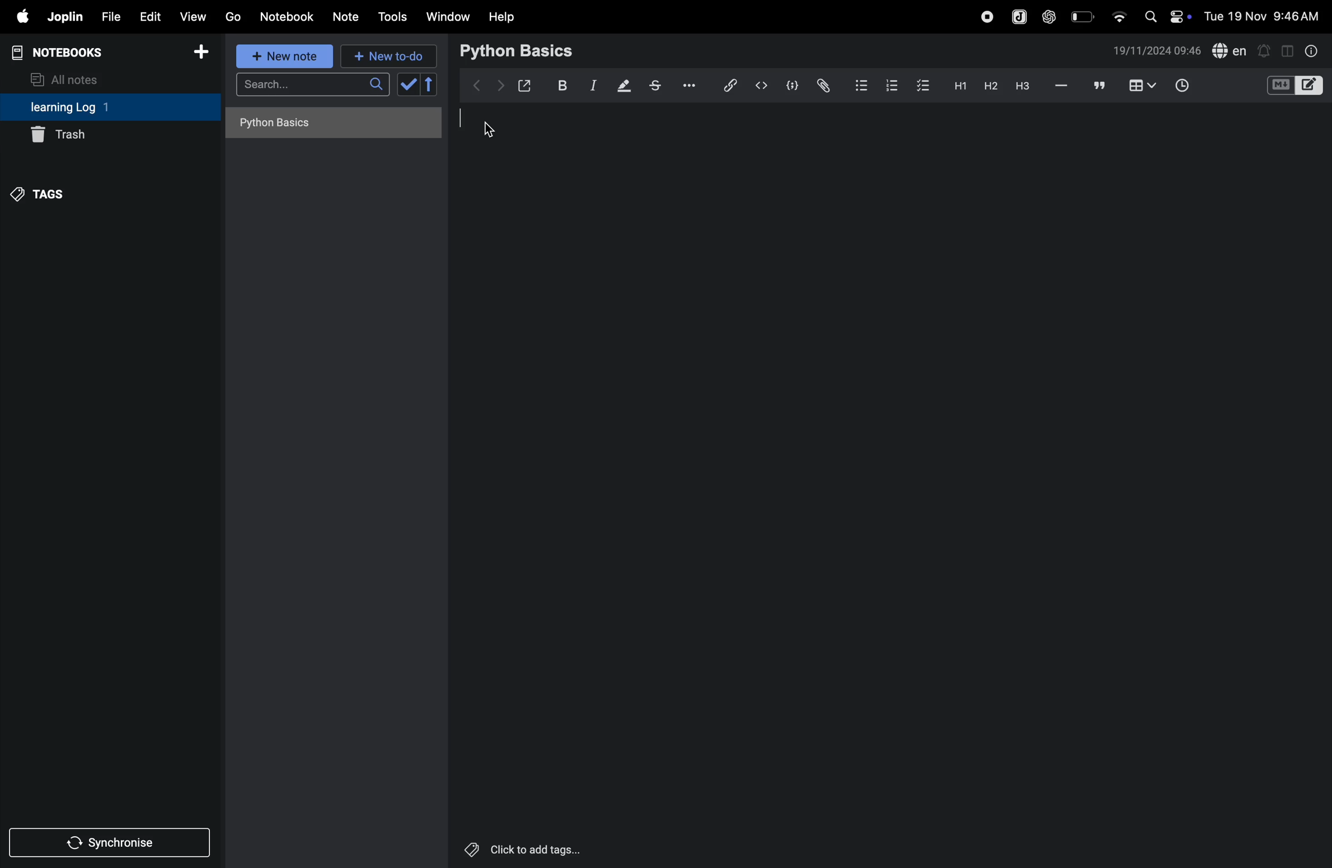  I want to click on attach file, so click(822, 86).